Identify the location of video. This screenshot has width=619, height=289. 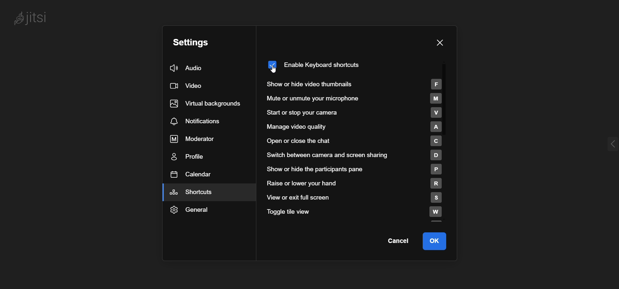
(188, 85).